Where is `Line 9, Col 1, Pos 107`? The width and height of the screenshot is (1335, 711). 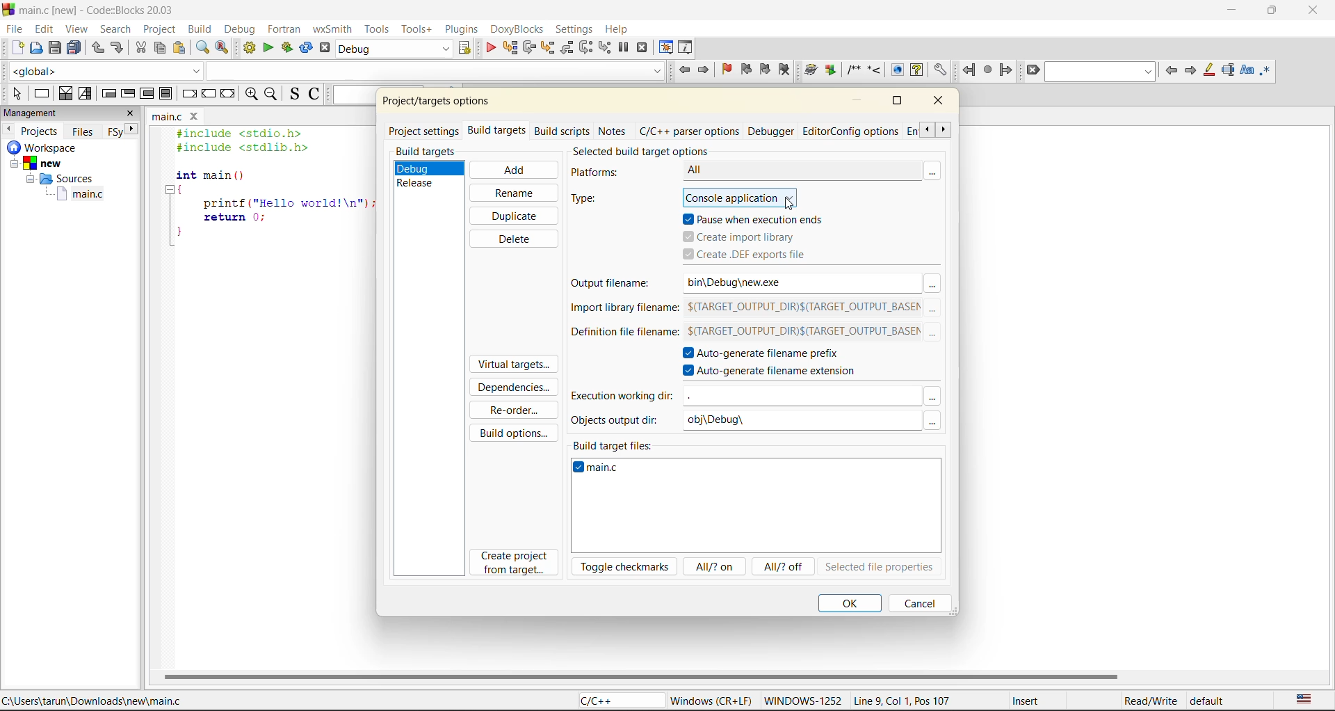
Line 9, Col 1, Pos 107 is located at coordinates (922, 700).